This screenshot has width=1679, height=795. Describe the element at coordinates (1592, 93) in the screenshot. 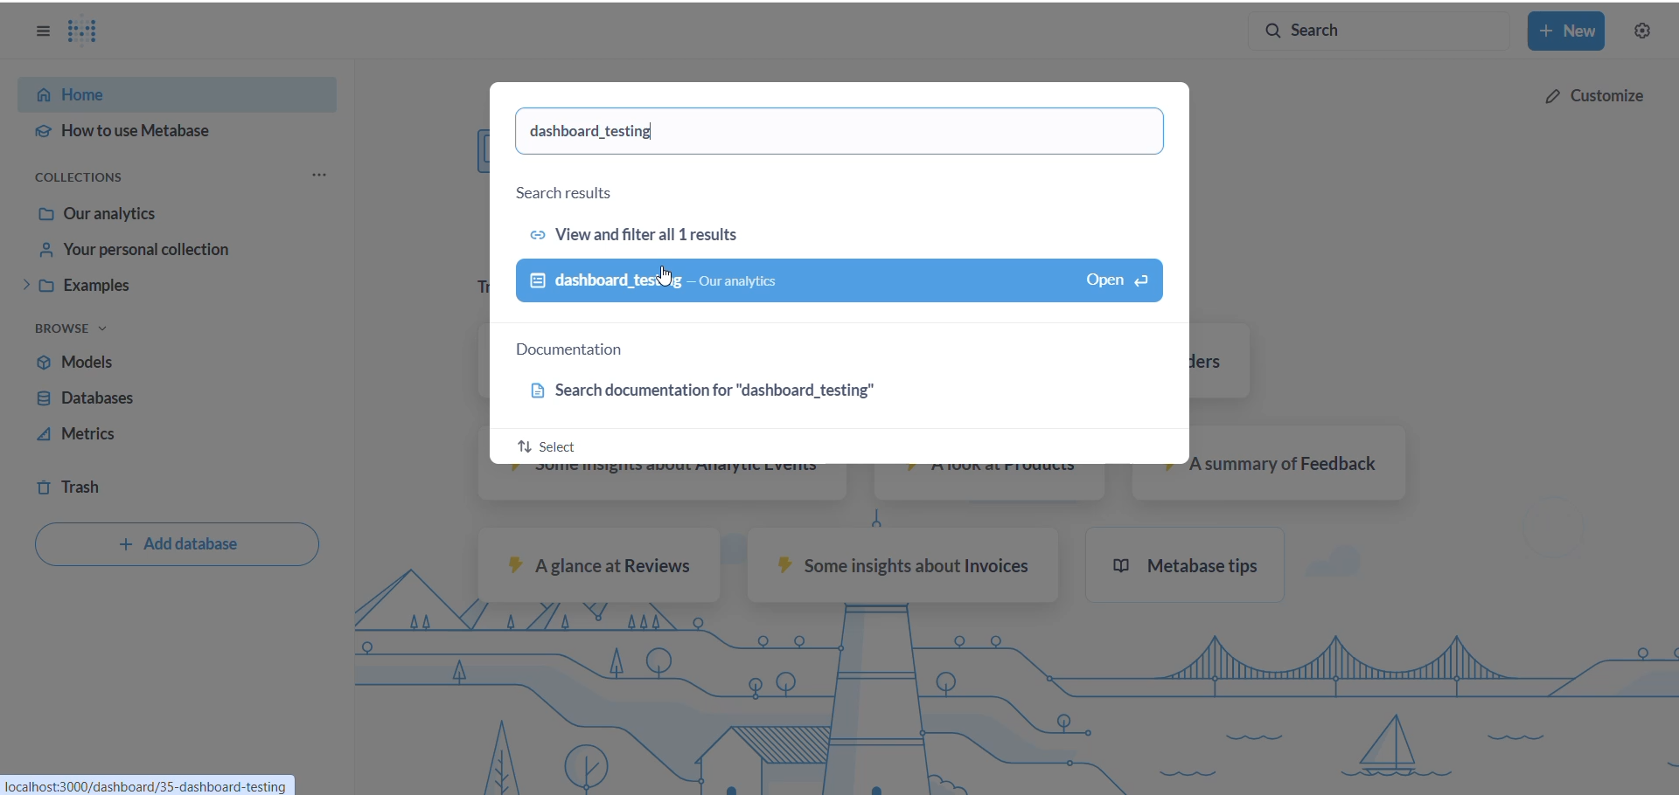

I see `customize` at that location.